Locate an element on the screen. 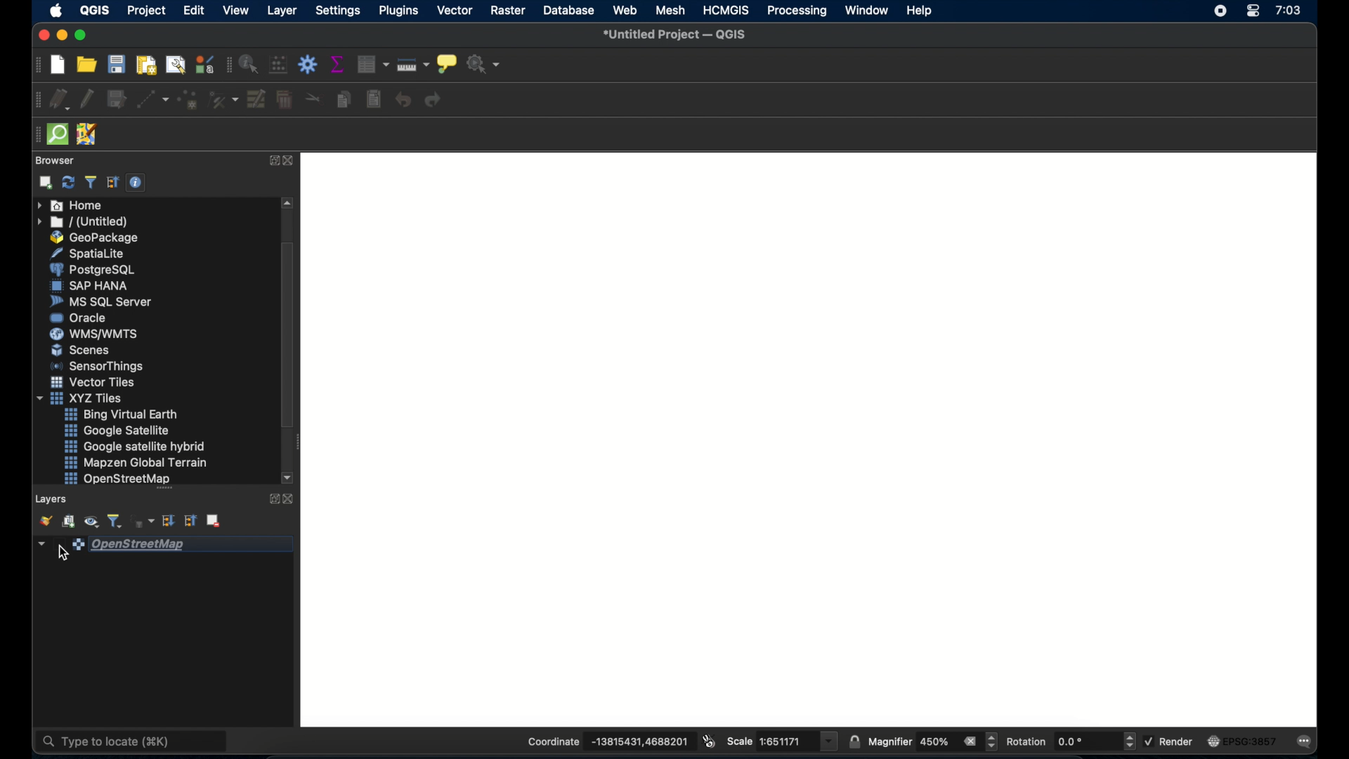 The width and height of the screenshot is (1349, 759). ms sql server is located at coordinates (100, 301).